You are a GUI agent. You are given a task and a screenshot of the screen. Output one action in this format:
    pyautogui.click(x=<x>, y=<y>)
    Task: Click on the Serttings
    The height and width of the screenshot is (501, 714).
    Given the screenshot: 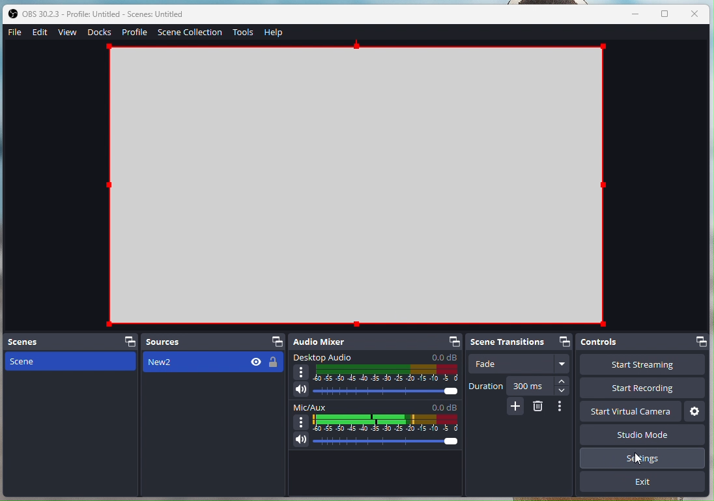 What is the action you would take?
    pyautogui.click(x=647, y=457)
    